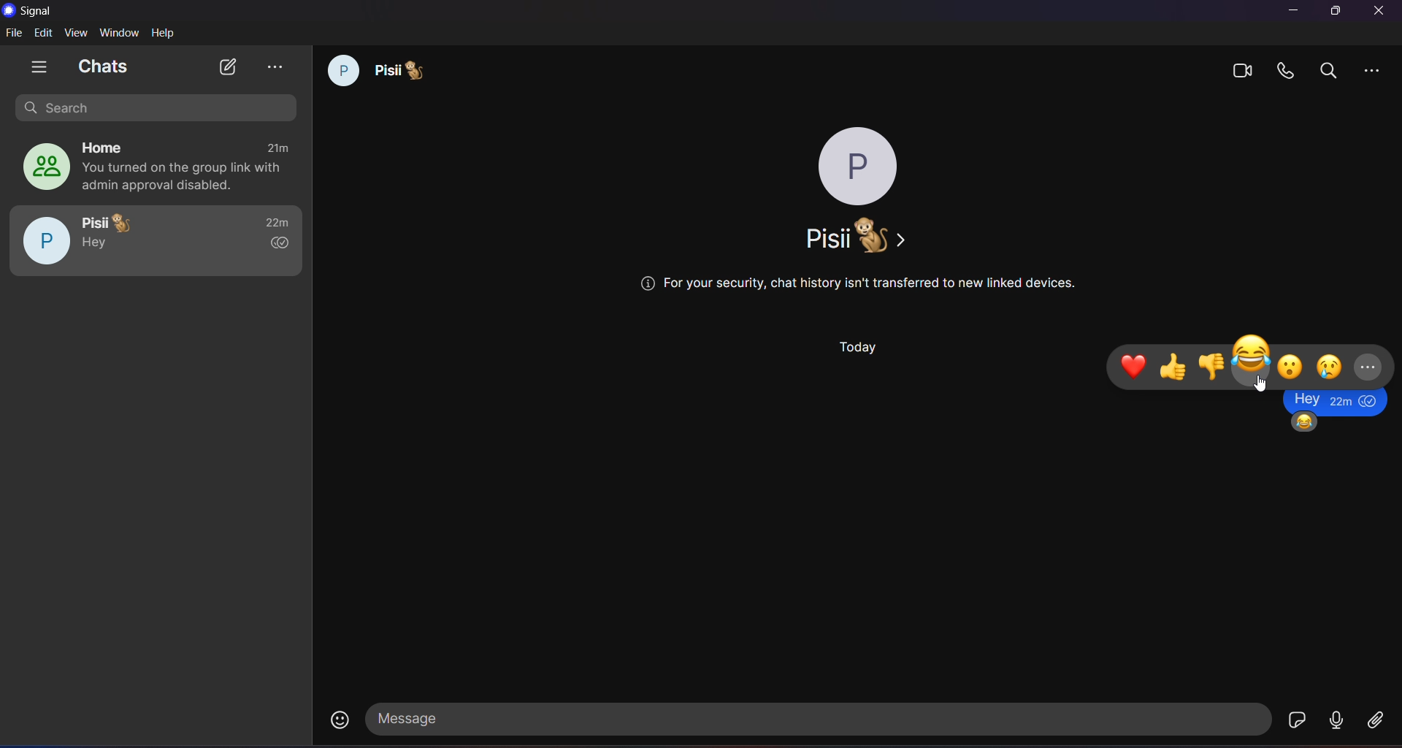 This screenshot has height=748, width=1402. Describe the element at coordinates (122, 33) in the screenshot. I see `window` at that location.